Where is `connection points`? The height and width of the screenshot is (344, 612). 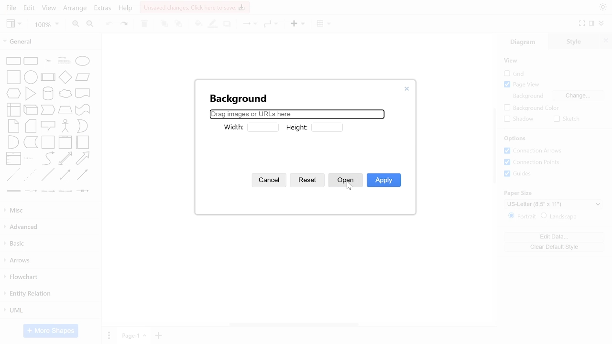 connection points is located at coordinates (535, 162).